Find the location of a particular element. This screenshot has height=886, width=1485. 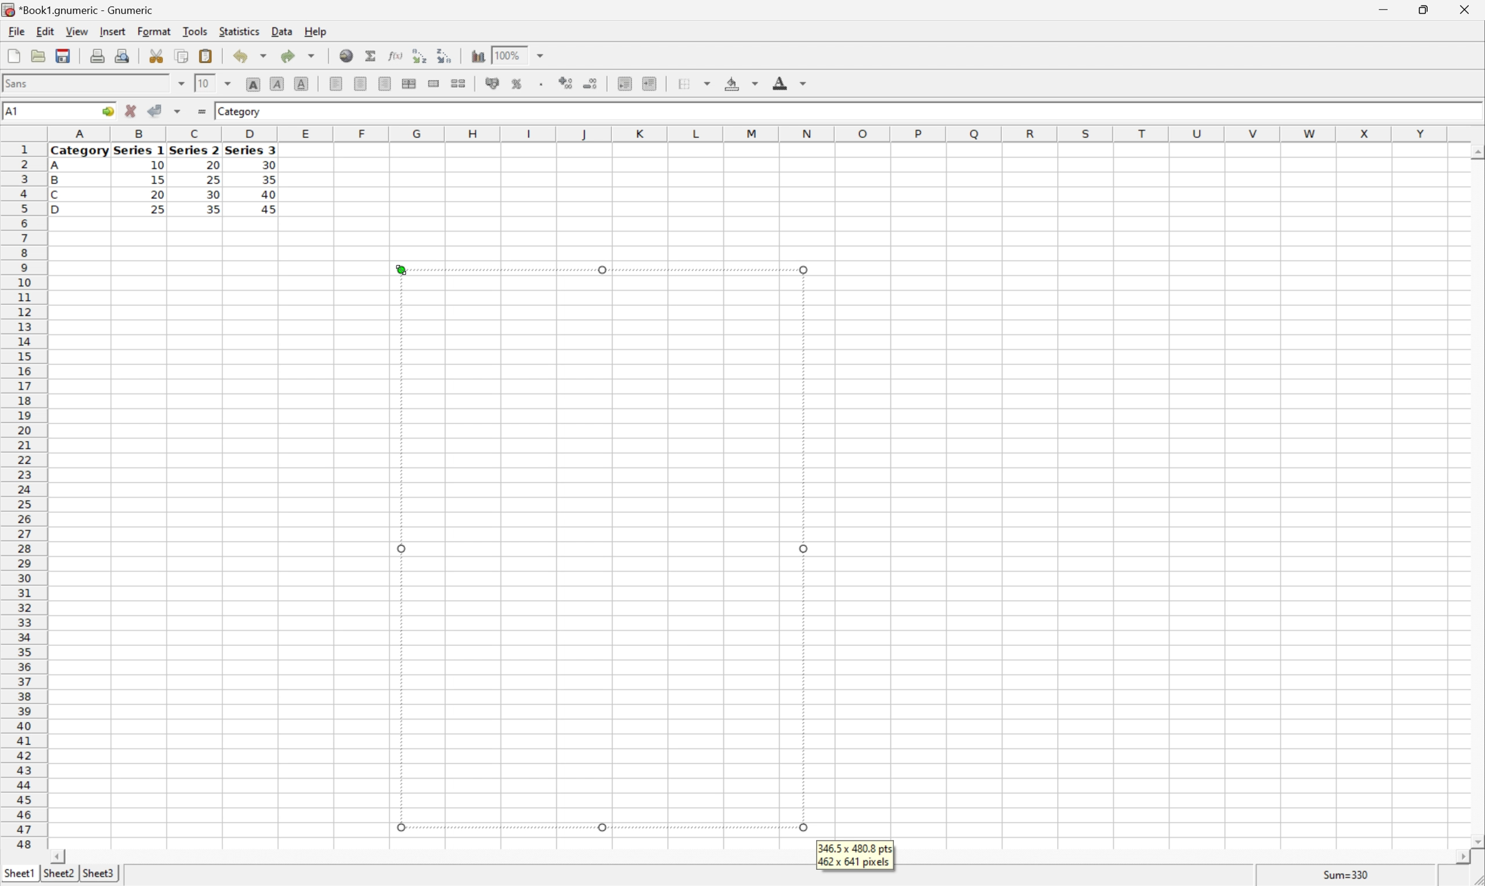

35 is located at coordinates (269, 179).